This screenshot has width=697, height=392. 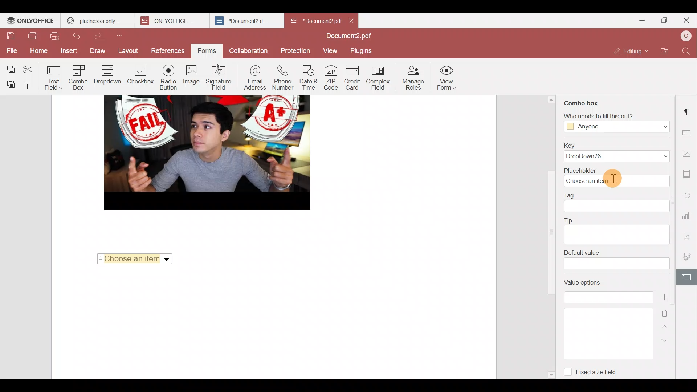 I want to click on Date & time, so click(x=309, y=79).